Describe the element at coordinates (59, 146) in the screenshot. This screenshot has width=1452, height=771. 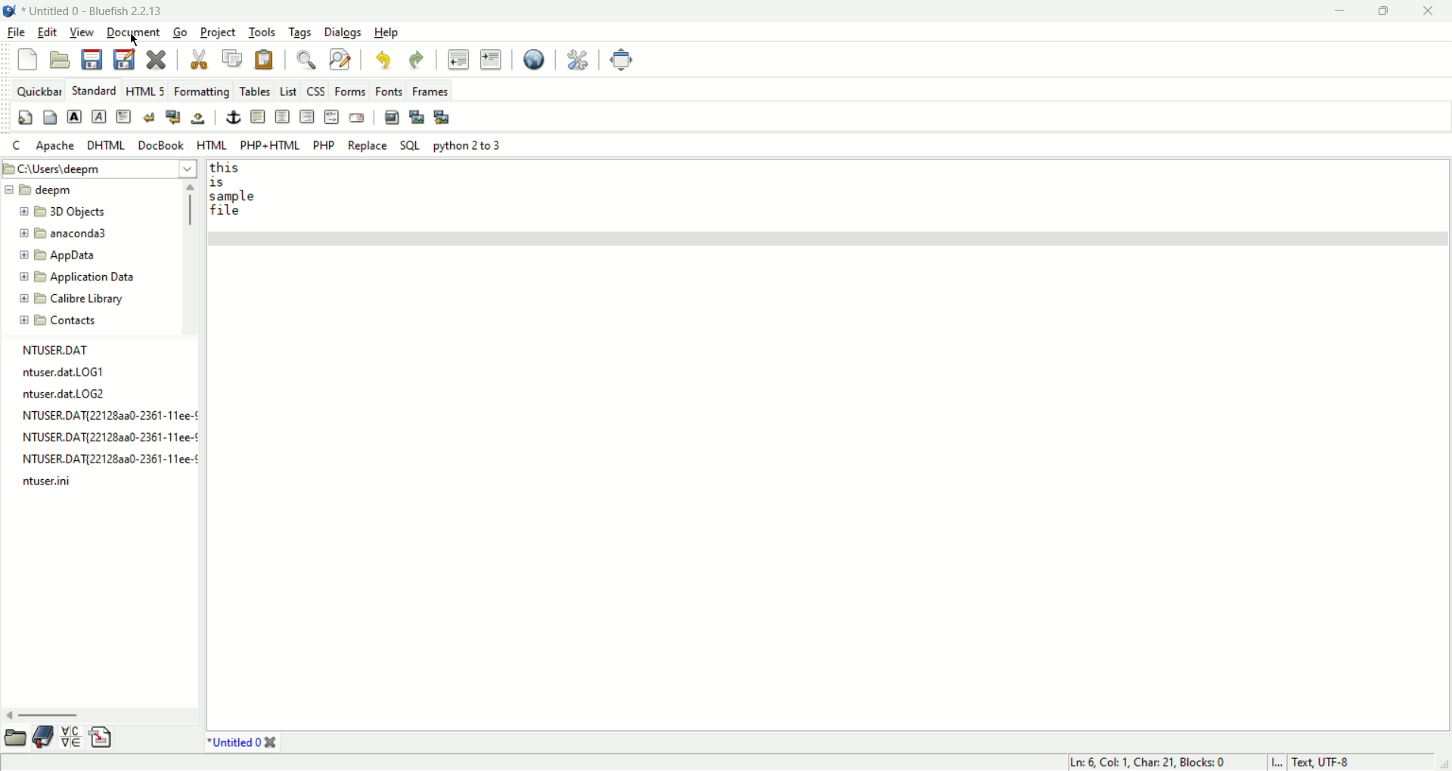
I see `apache` at that location.